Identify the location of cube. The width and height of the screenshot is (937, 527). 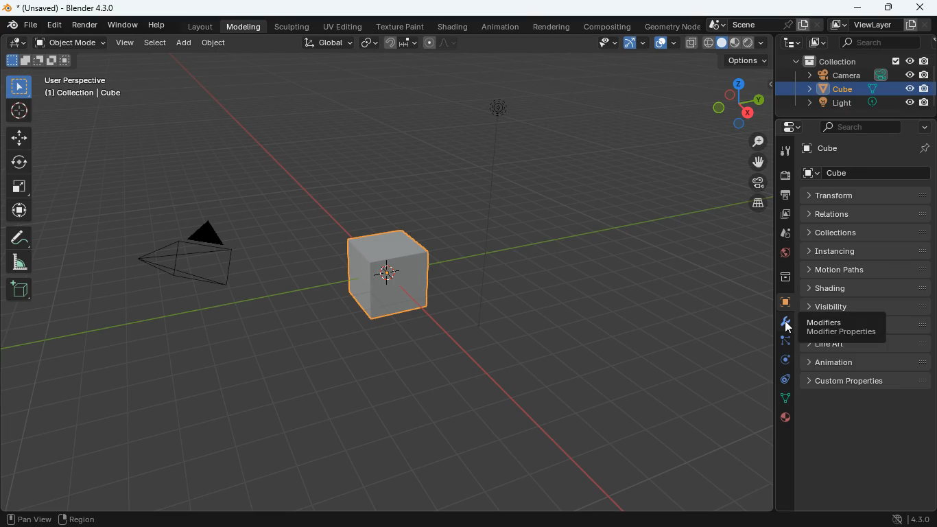
(853, 89).